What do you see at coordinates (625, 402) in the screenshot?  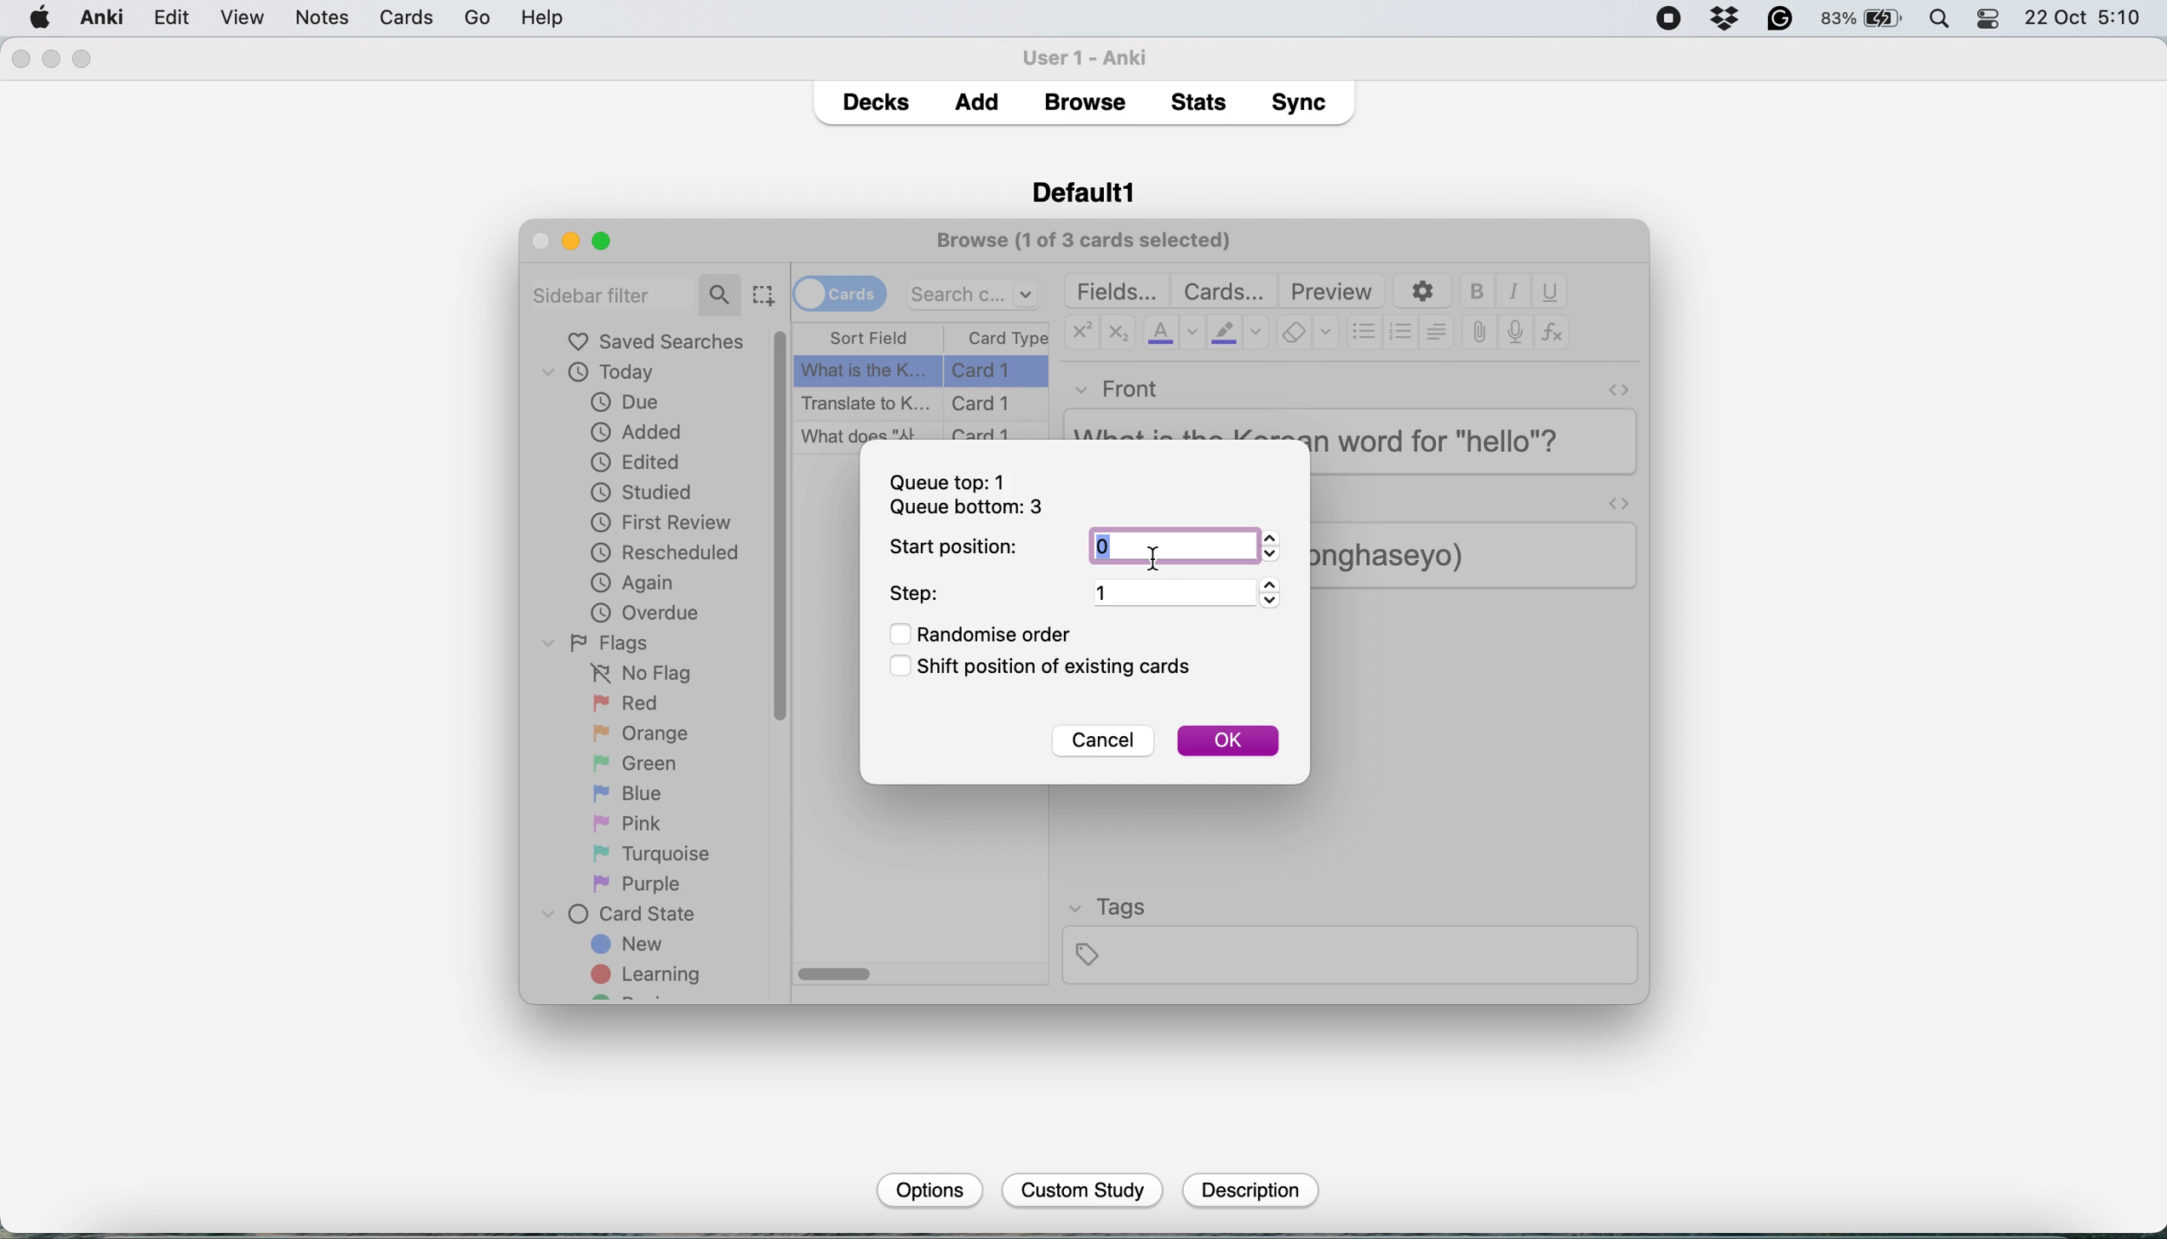 I see `due` at bounding box center [625, 402].